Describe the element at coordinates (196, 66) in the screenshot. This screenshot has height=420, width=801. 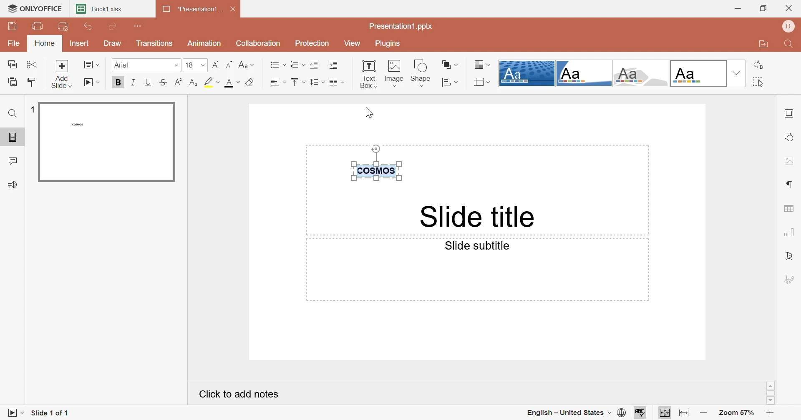
I see `18` at that location.